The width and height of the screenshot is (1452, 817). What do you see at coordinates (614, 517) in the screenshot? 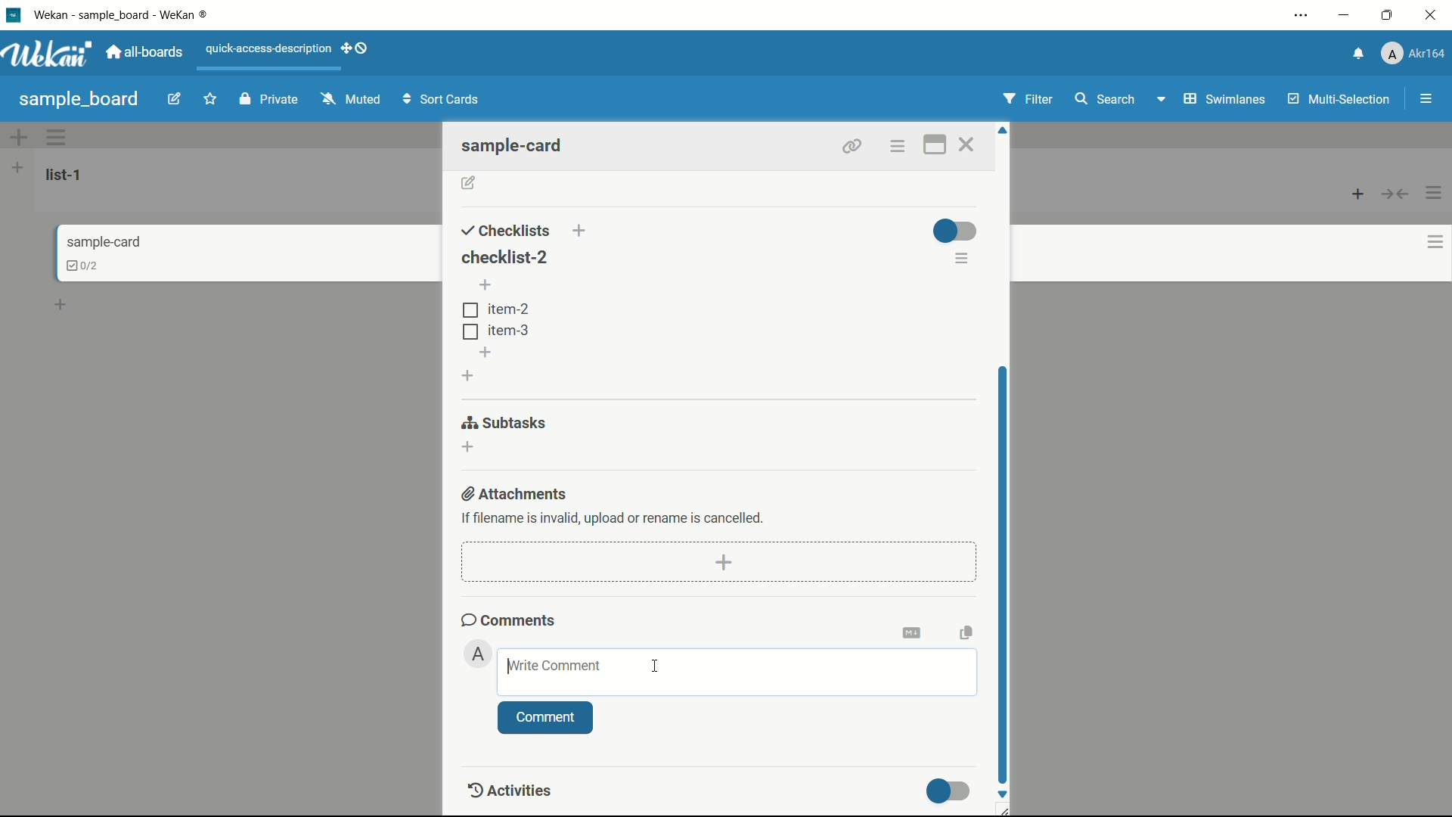
I see `text` at bounding box center [614, 517].